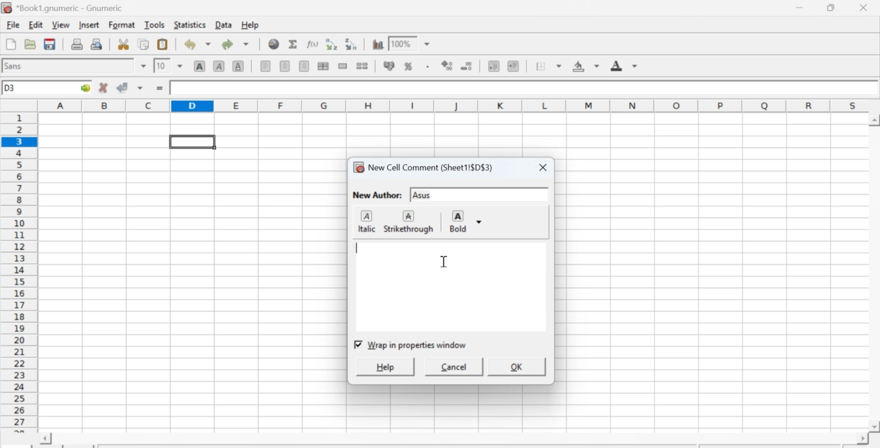 The height and width of the screenshot is (448, 880). I want to click on New Author:, so click(377, 195).